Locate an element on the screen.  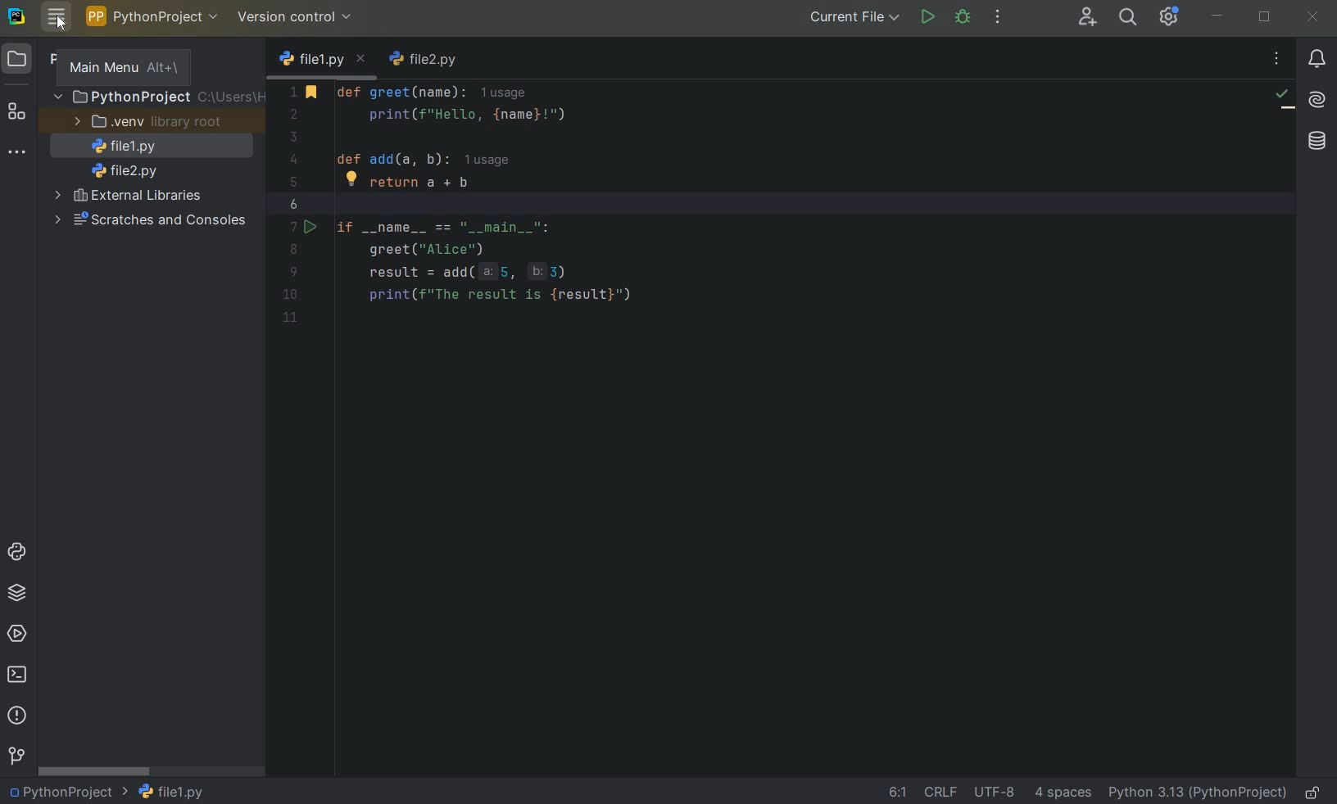
no problems is located at coordinates (1284, 98).